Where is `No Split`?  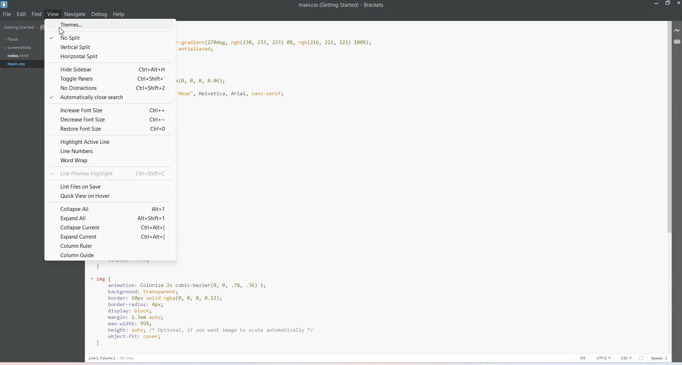 No Split is located at coordinates (109, 37).